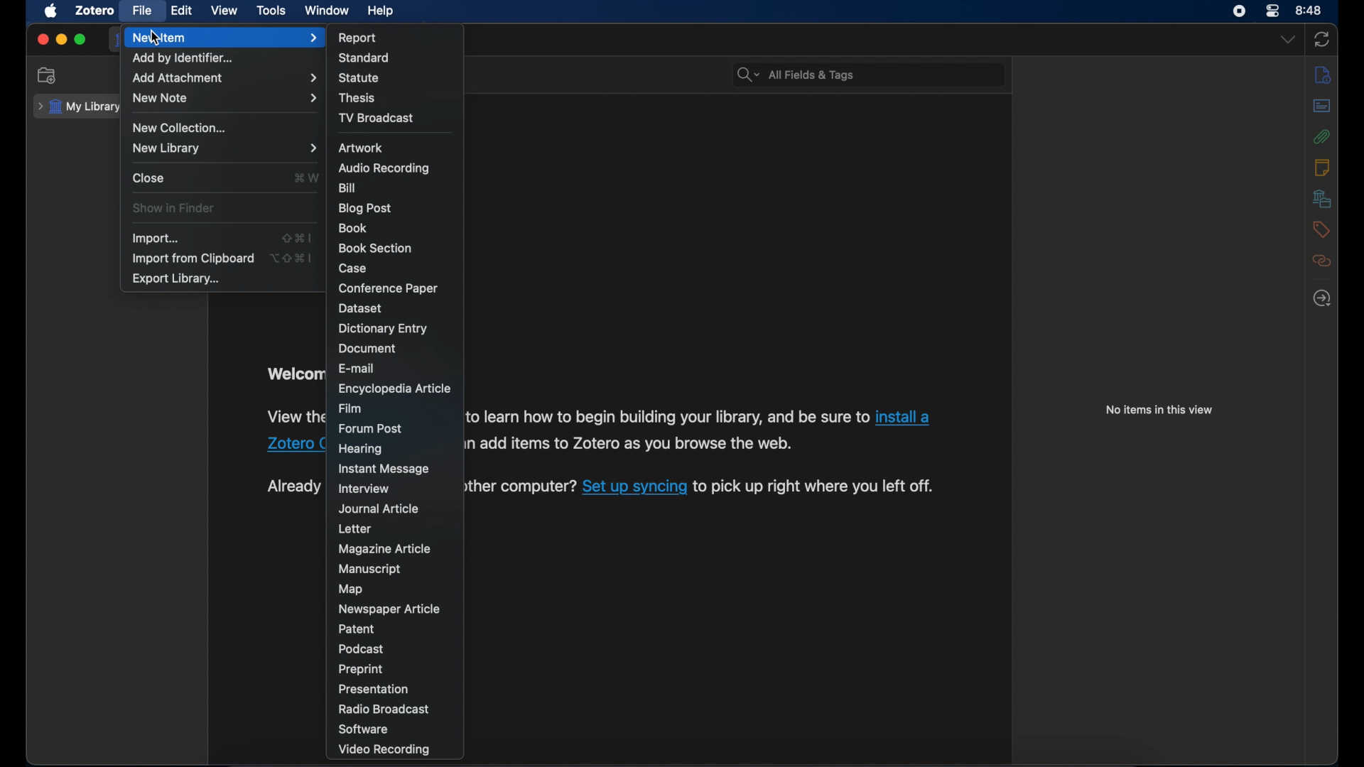  I want to click on add attachment, so click(224, 79).